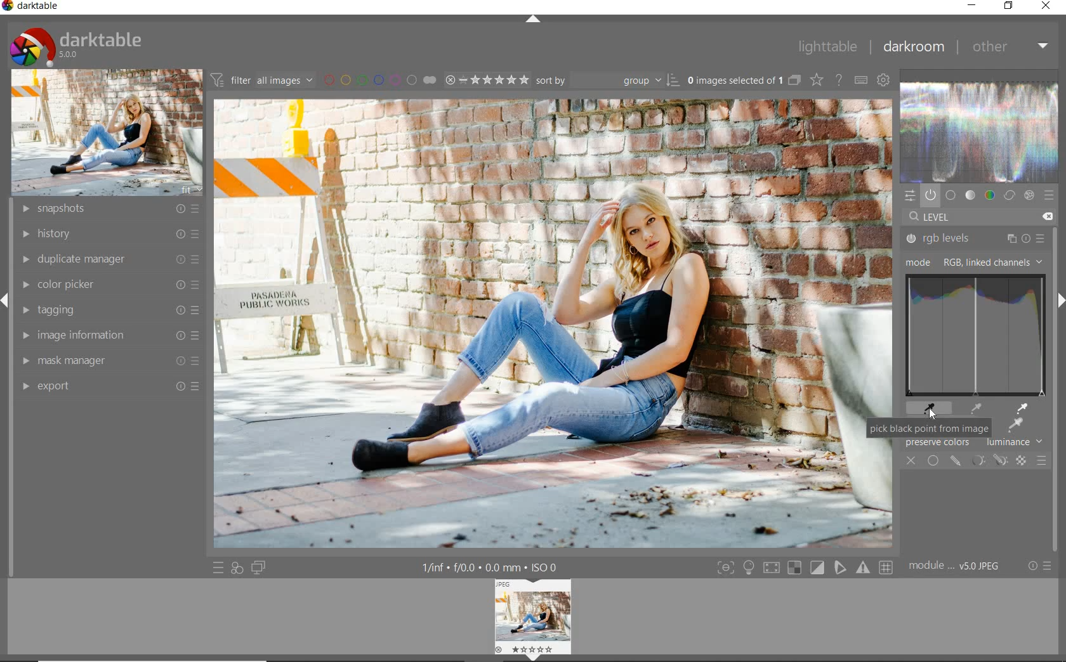 The height and width of the screenshot is (662, 1066). What do you see at coordinates (734, 81) in the screenshot?
I see `selected images` at bounding box center [734, 81].